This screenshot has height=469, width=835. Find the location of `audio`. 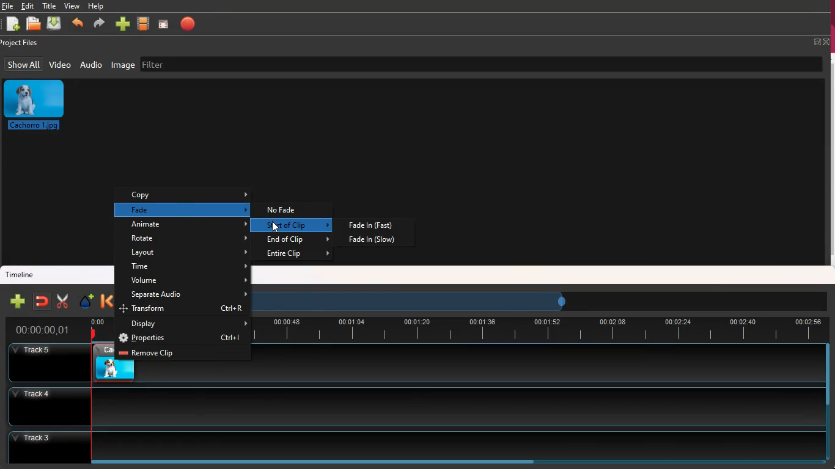

audio is located at coordinates (92, 66).